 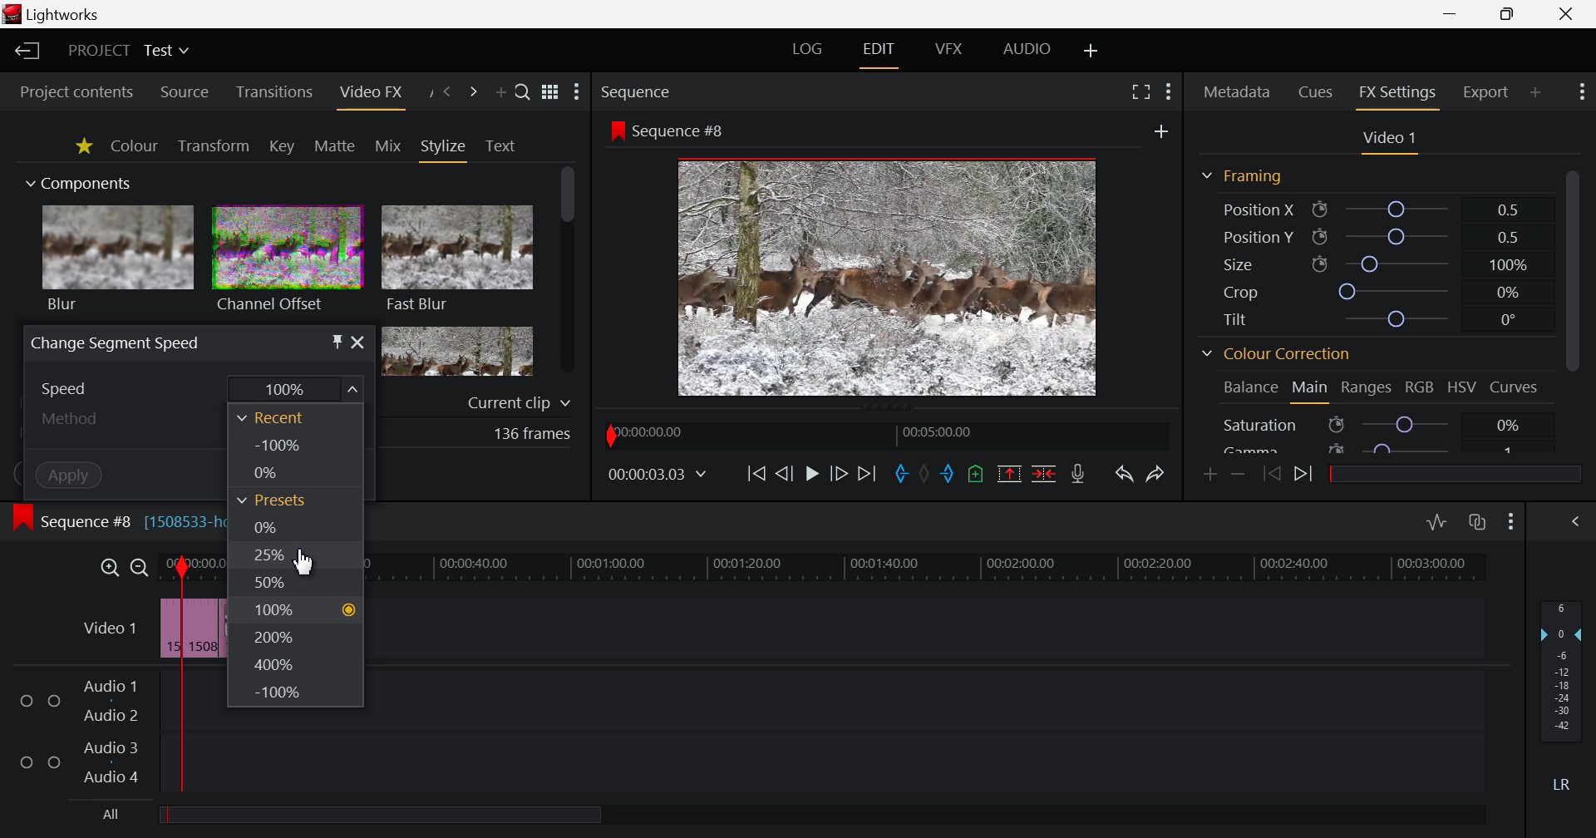 I want to click on Show Audio Mix, so click(x=1577, y=522).